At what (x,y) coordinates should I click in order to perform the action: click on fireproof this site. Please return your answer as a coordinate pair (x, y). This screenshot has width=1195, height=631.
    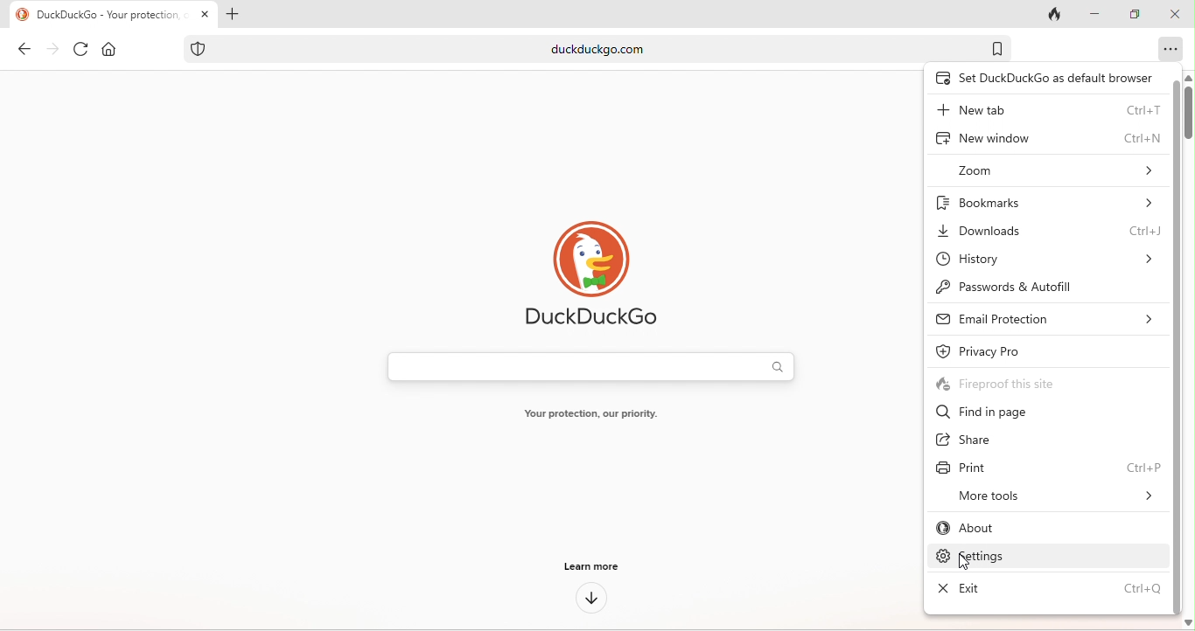
    Looking at the image, I should click on (1003, 382).